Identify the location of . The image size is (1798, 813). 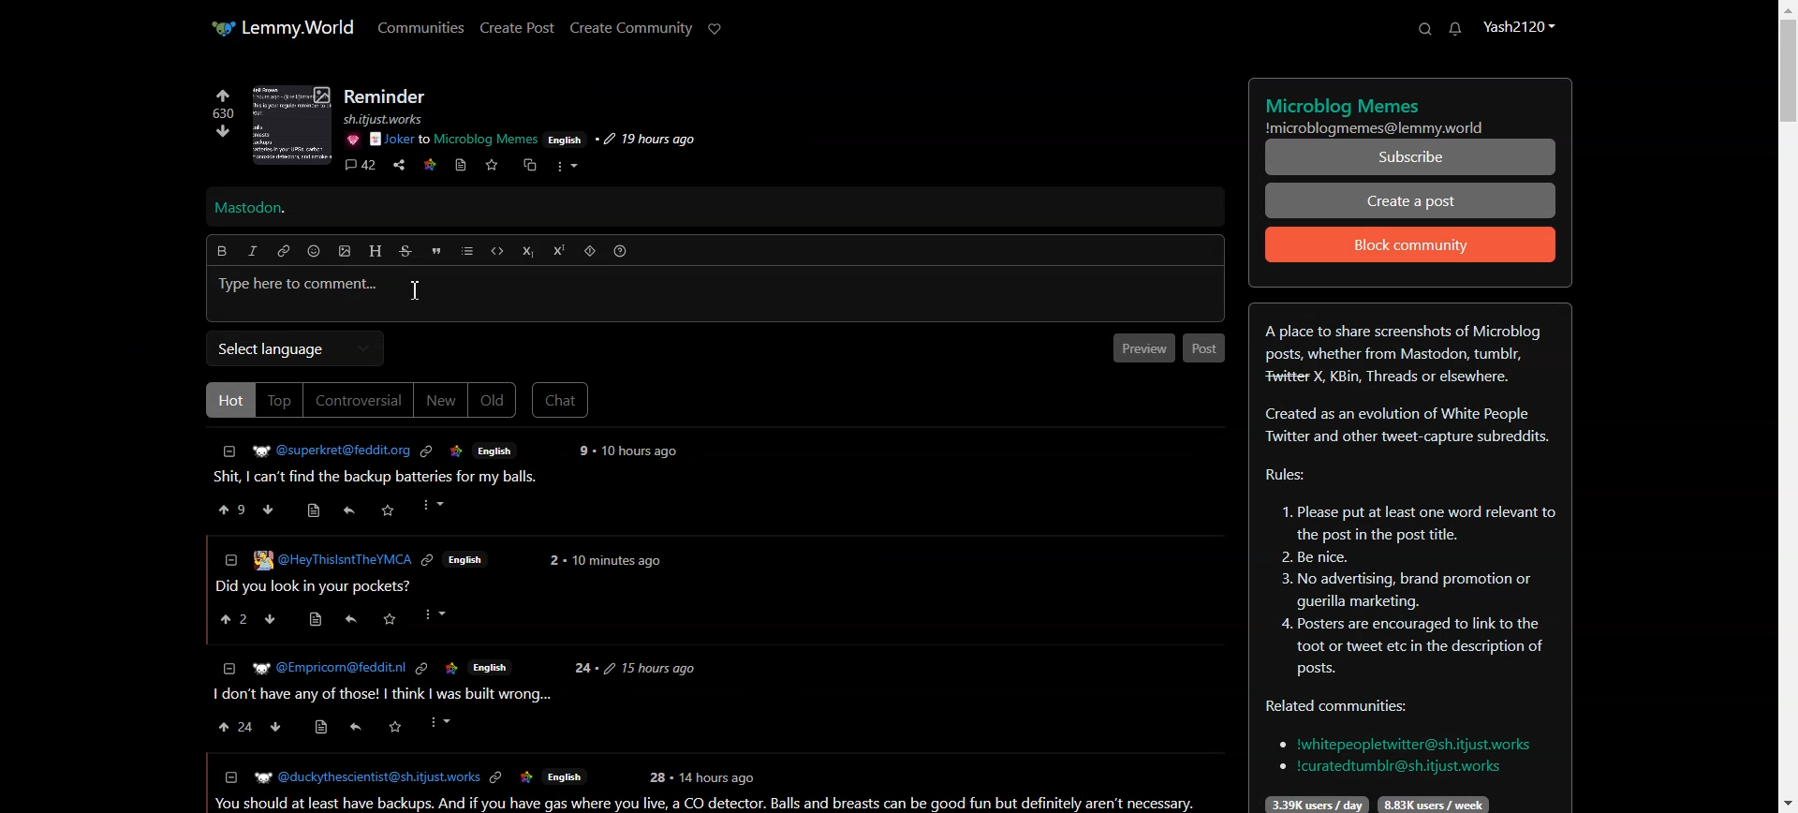
(350, 619).